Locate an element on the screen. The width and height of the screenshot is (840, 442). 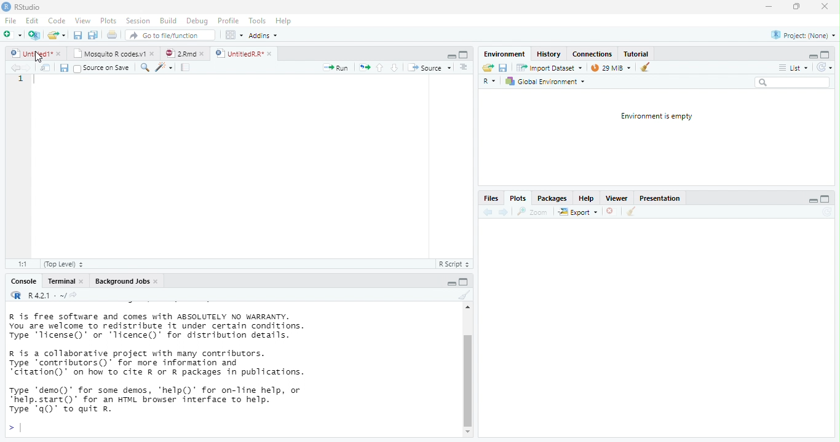
Debug is located at coordinates (197, 21).